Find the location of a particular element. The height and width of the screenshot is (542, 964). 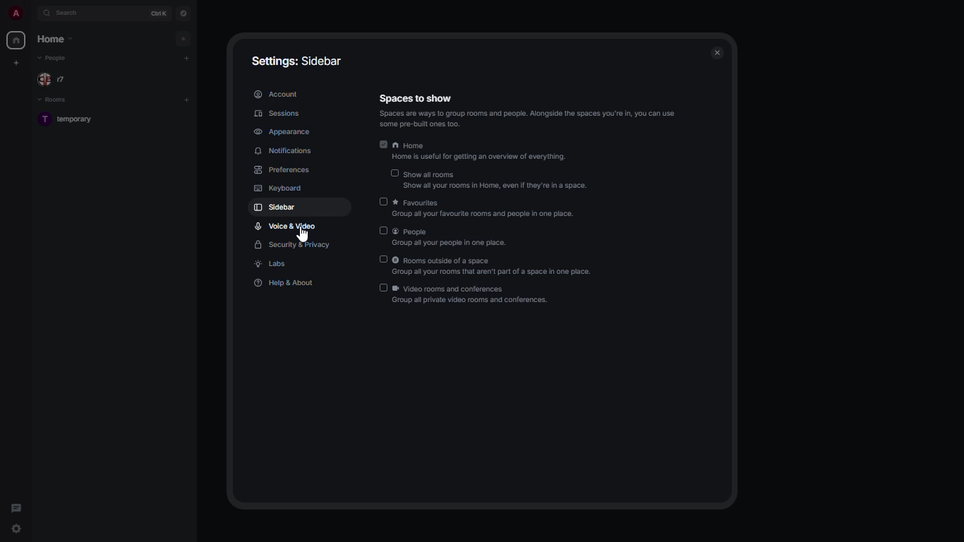

spaces to show is located at coordinates (526, 109).